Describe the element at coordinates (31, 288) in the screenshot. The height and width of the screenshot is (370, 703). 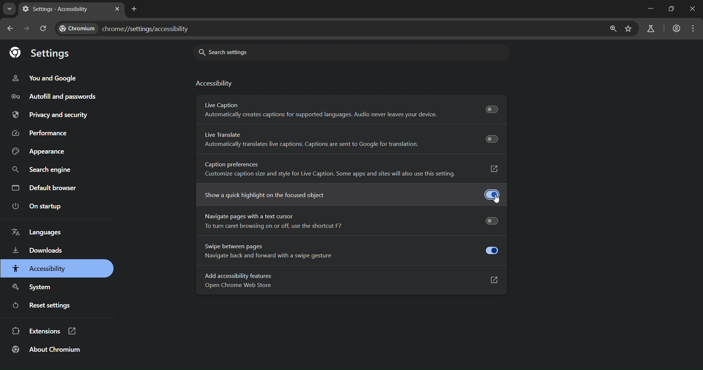
I see `system` at that location.